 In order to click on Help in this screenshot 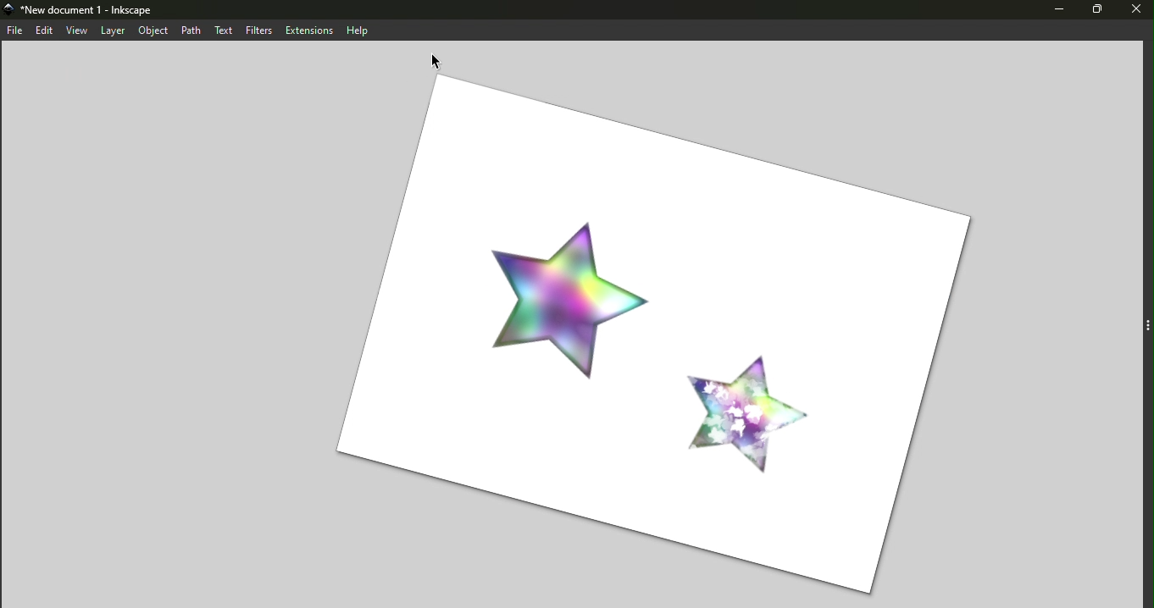, I will do `click(358, 30)`.